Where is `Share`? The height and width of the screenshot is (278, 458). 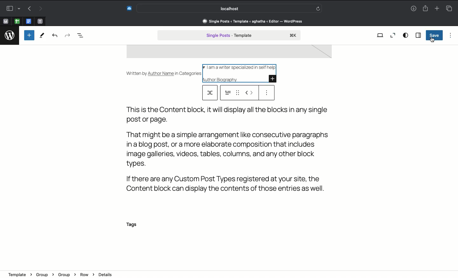 Share is located at coordinates (425, 9).